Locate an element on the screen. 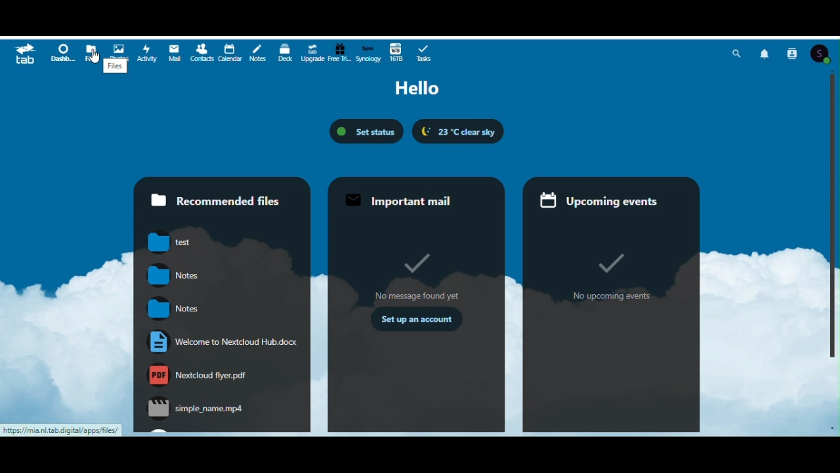  https://mia.nl.tab digital/apps/files/ is located at coordinates (62, 430).